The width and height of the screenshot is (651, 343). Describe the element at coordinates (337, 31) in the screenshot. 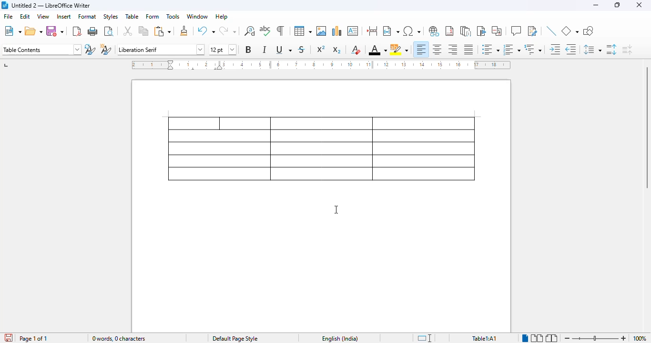

I see `insert chart` at that location.